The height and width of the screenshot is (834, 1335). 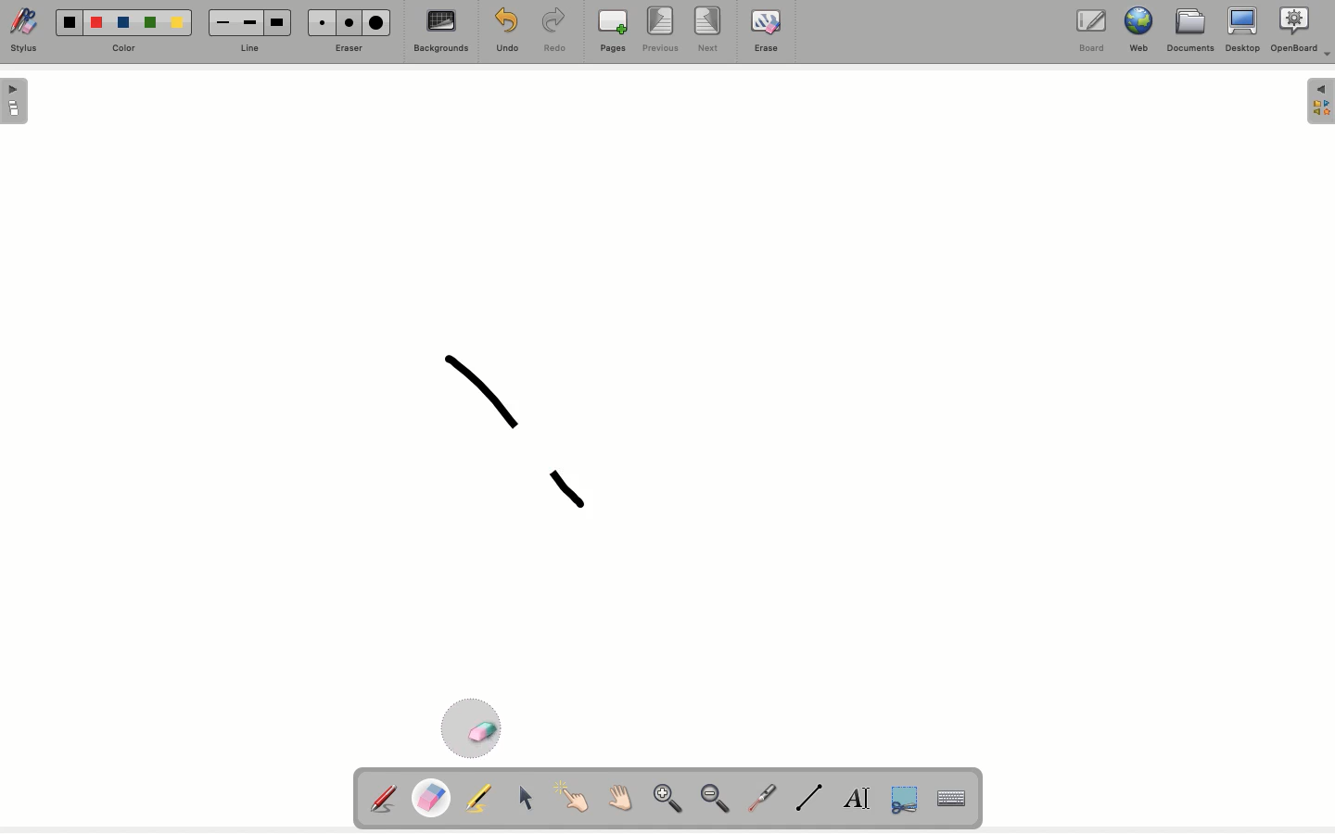 I want to click on Redo, so click(x=556, y=32).